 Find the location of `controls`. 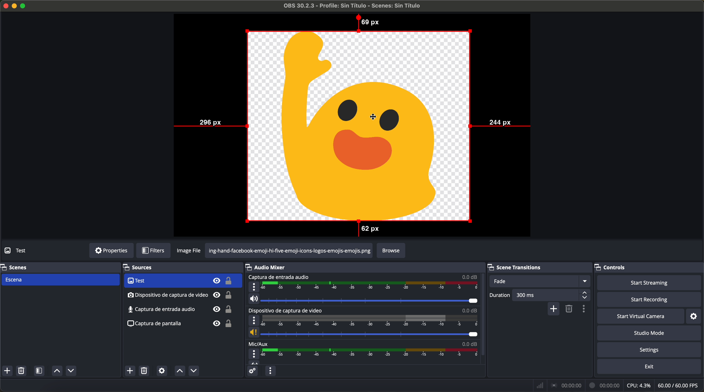

controls is located at coordinates (615, 266).